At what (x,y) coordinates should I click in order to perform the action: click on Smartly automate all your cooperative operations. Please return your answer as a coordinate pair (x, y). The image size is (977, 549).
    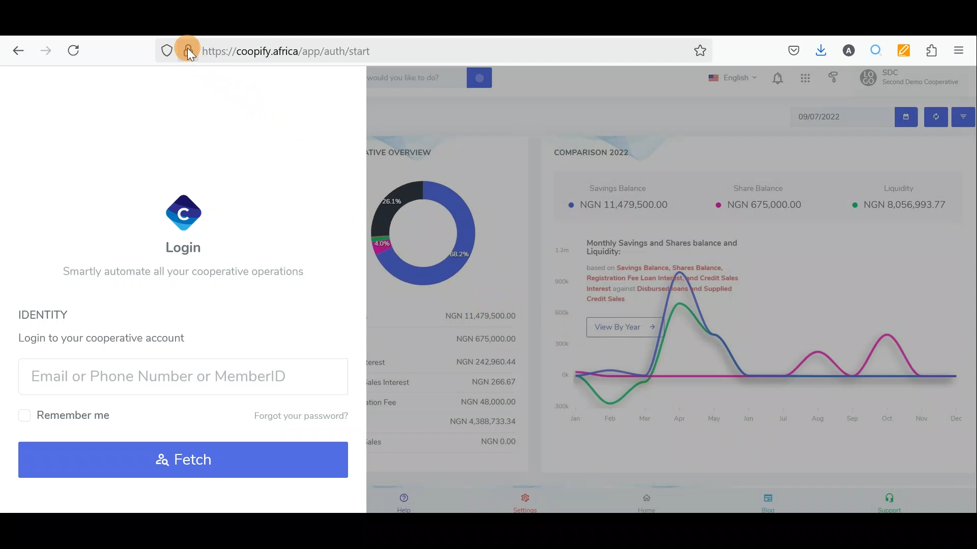
    Looking at the image, I should click on (182, 274).